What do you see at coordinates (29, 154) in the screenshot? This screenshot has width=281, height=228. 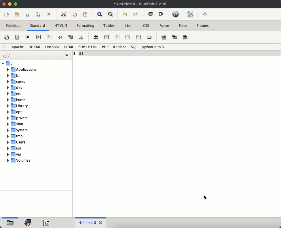 I see `var` at bounding box center [29, 154].